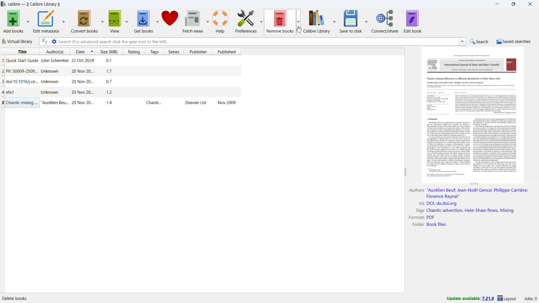  I want to click on preferences, so click(246, 22).